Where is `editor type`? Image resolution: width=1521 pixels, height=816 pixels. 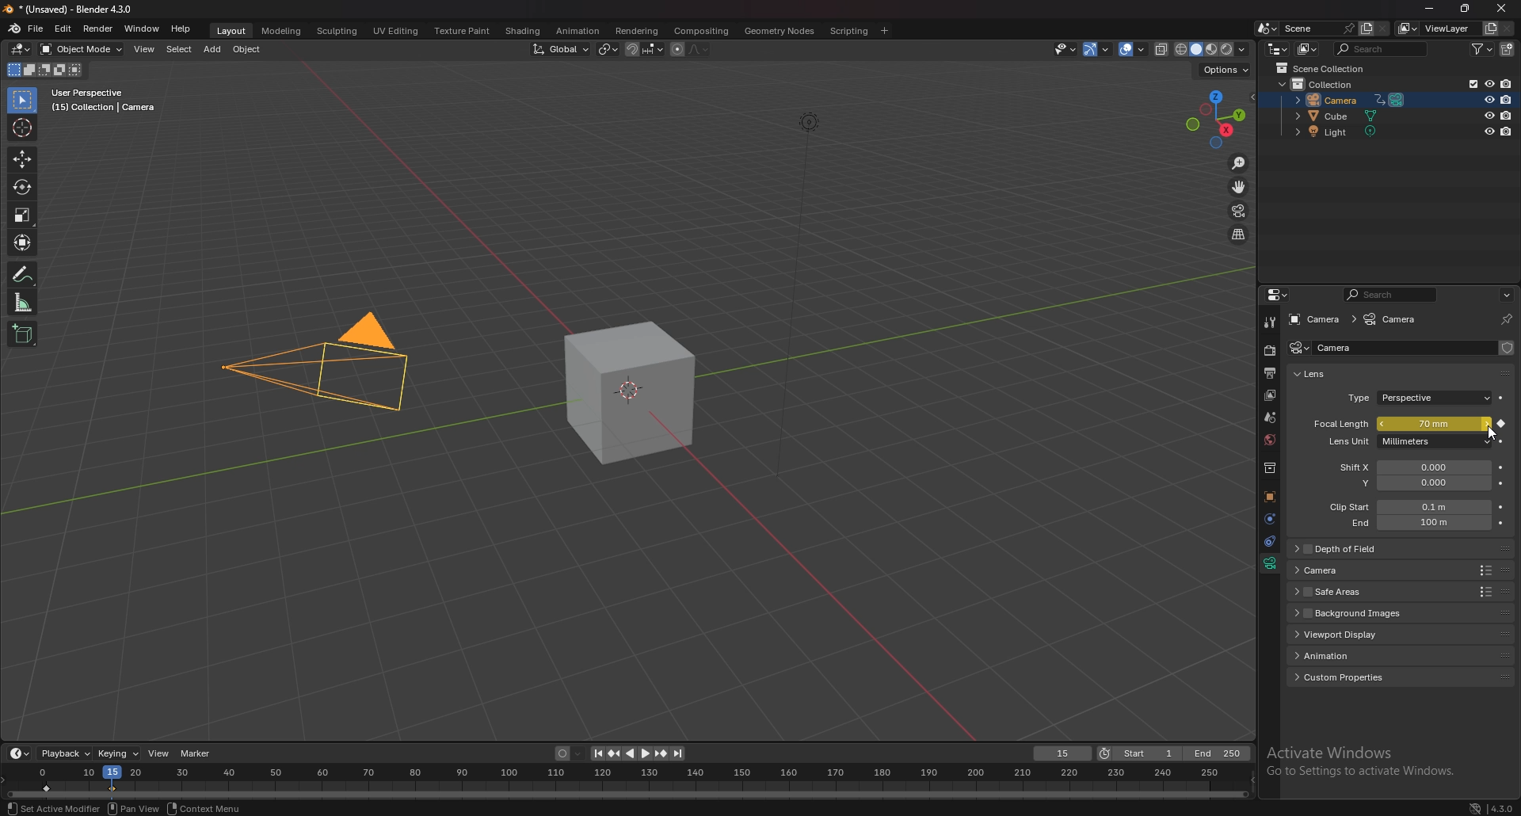 editor type is located at coordinates (1279, 294).